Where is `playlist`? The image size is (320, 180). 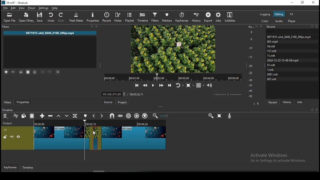
playlist is located at coordinates (129, 17).